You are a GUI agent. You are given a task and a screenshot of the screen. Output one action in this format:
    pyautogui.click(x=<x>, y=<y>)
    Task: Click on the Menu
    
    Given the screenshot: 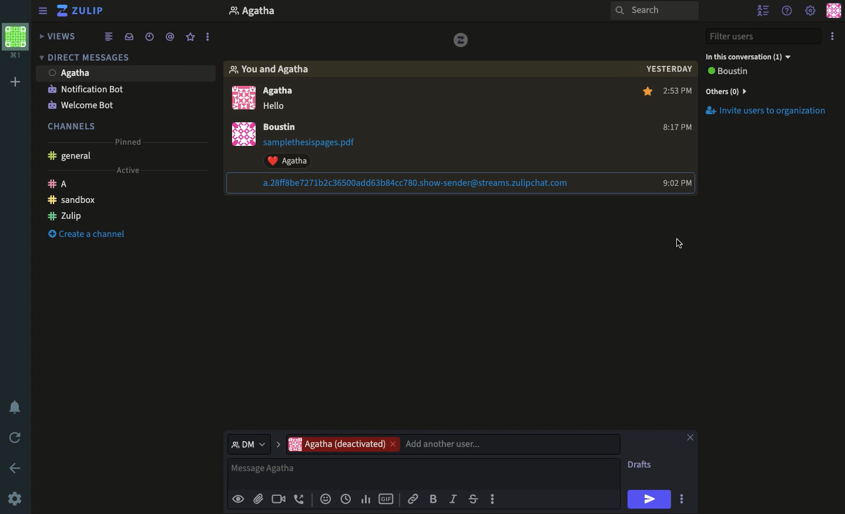 What is the action you would take?
    pyautogui.click(x=42, y=11)
    